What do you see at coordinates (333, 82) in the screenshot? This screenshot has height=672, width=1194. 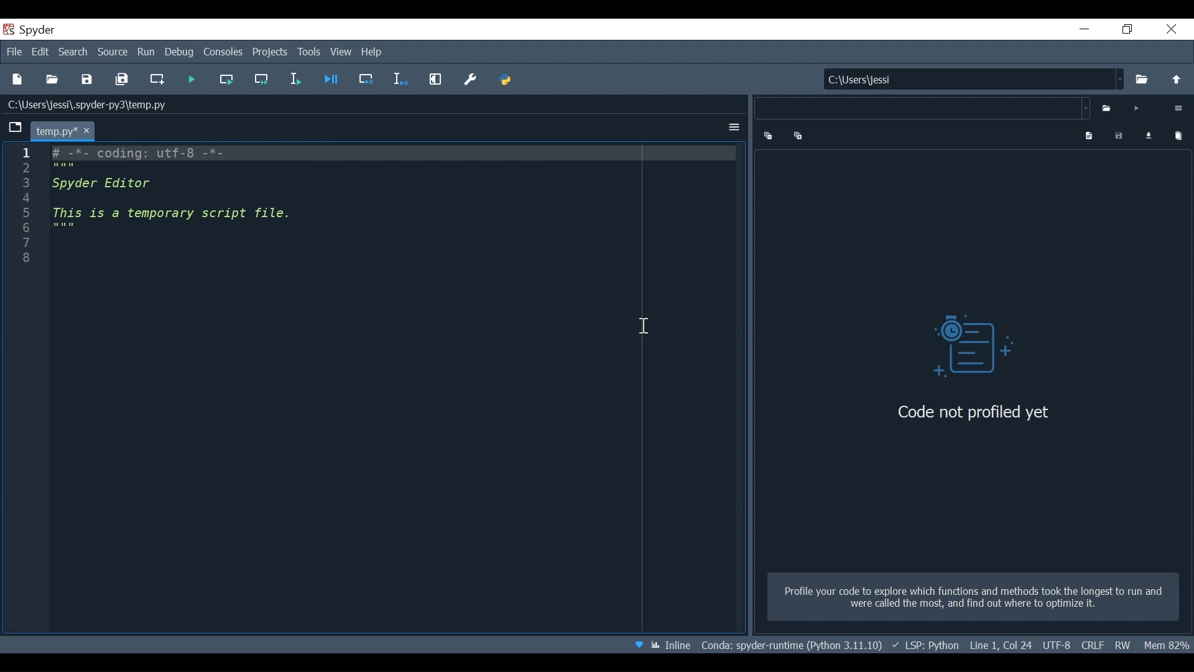 I see `Debug file` at bounding box center [333, 82].